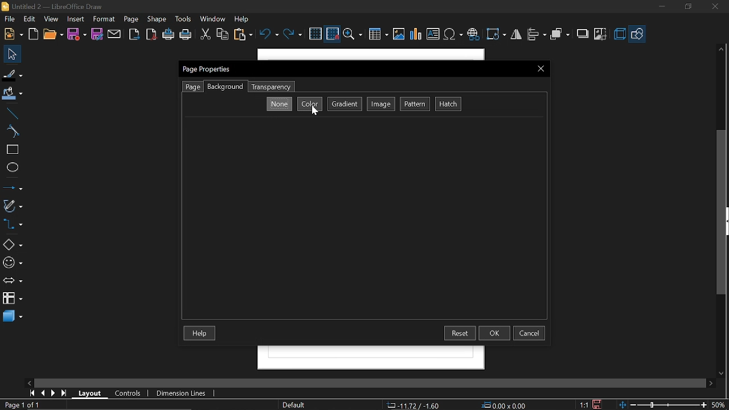  I want to click on Ok, so click(494, 333).